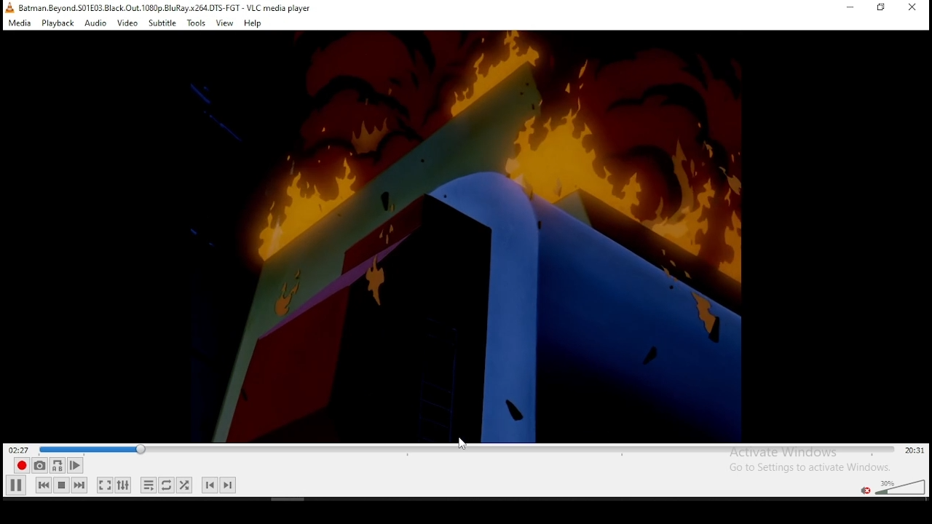 This screenshot has width=932, height=524. Describe the element at coordinates (160, 7) in the screenshot. I see `icon and file name` at that location.